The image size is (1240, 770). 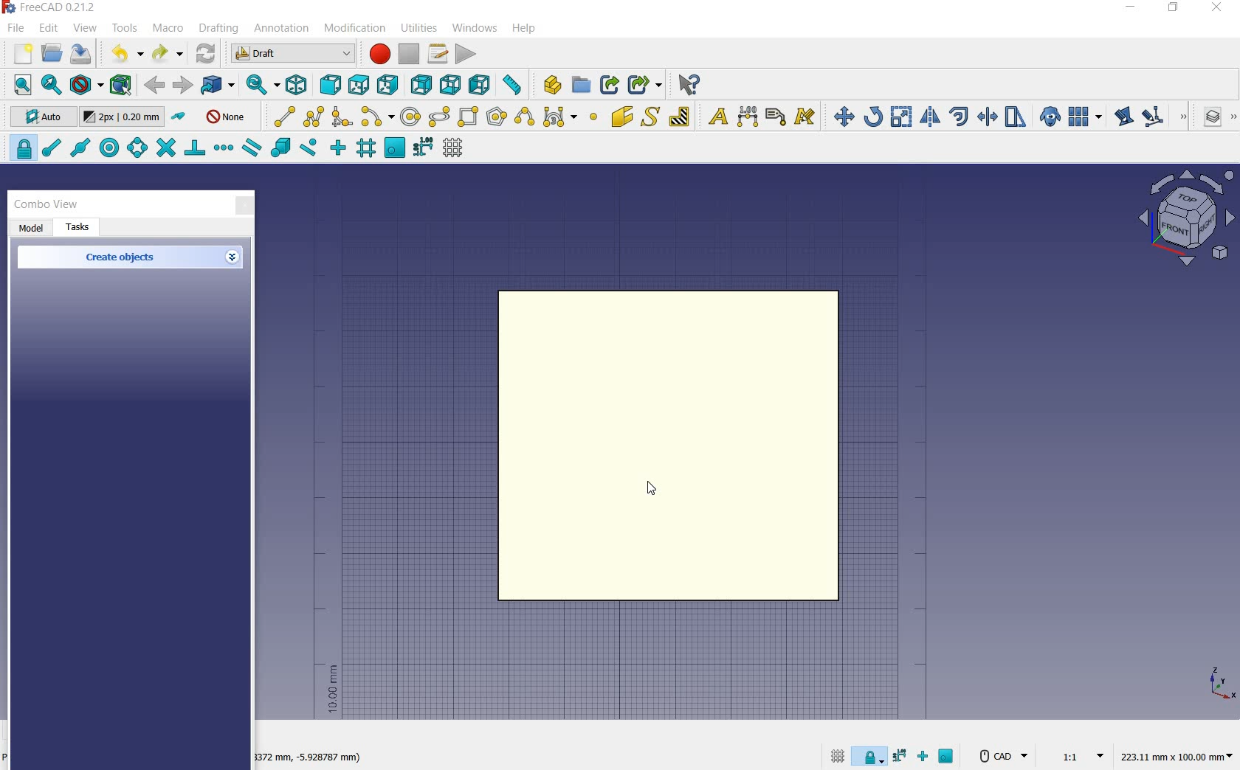 What do you see at coordinates (1174, 9) in the screenshot?
I see `restore down` at bounding box center [1174, 9].